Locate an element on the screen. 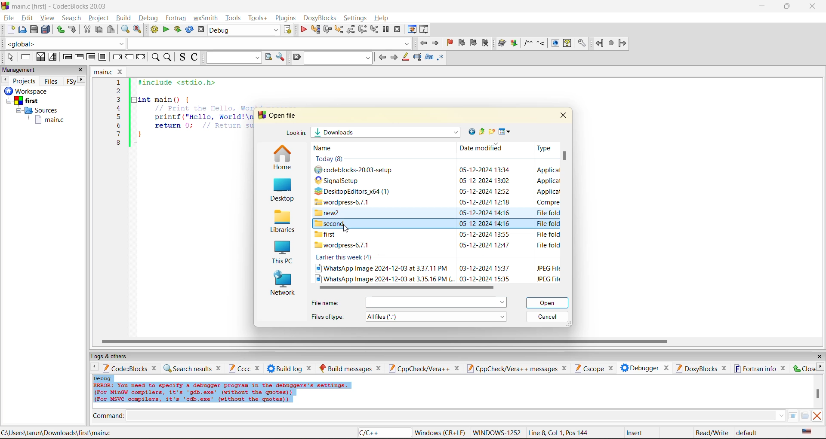 This screenshot has width=826, height=439. date and time is located at coordinates (487, 278).